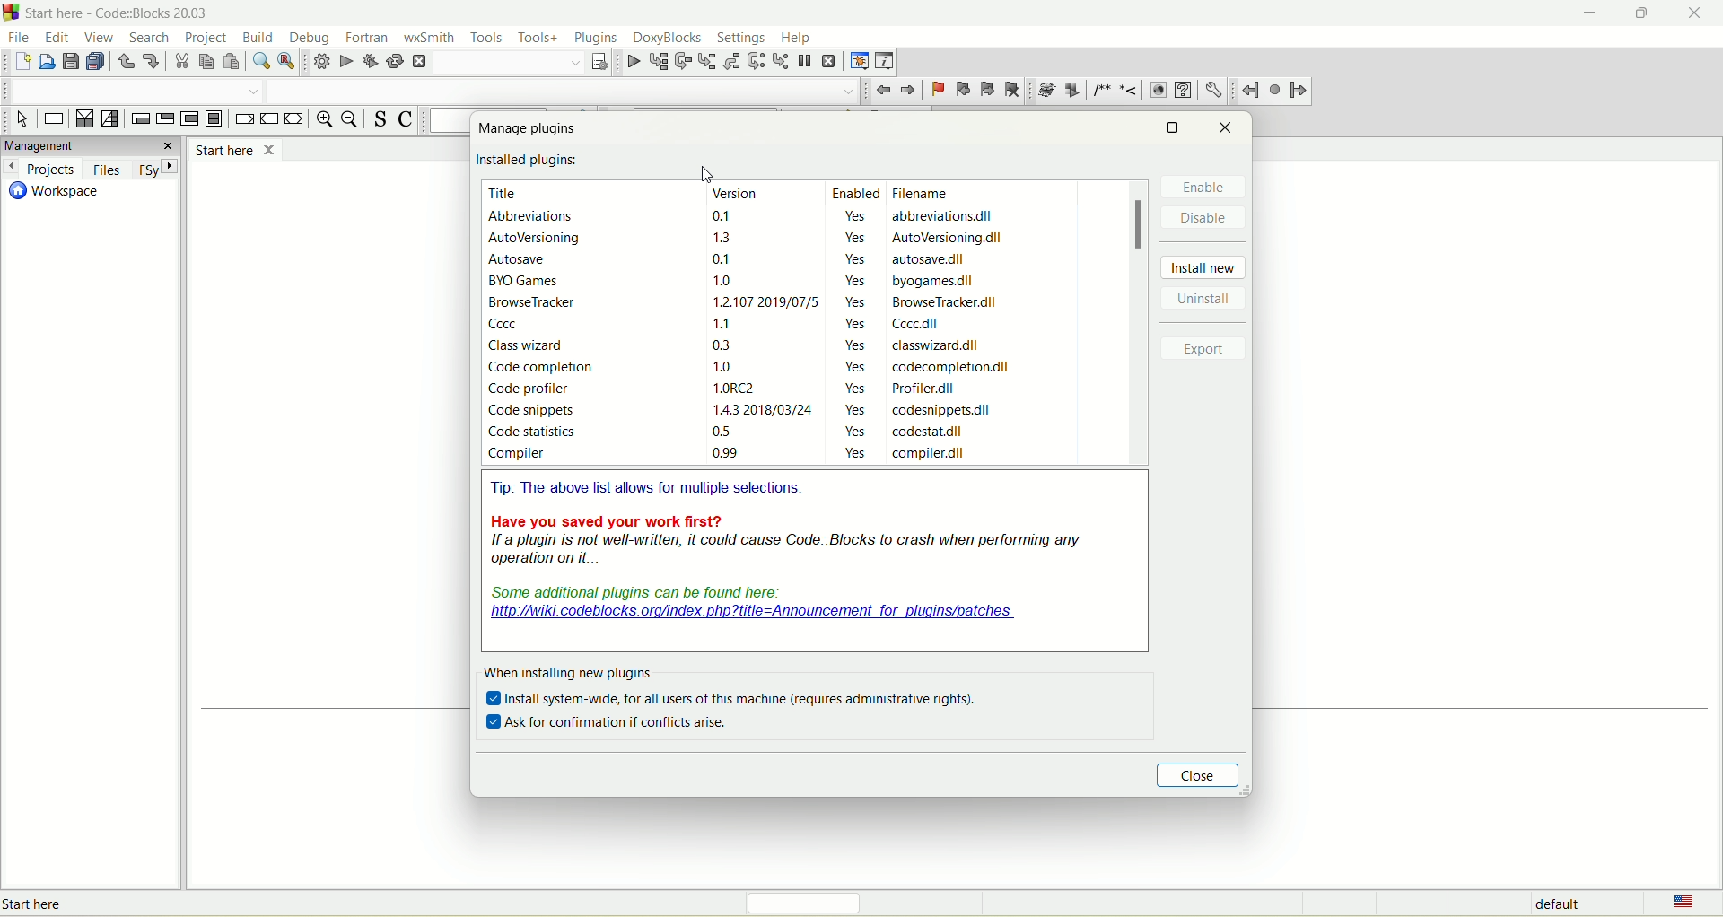 This screenshot has height=917, width=1723. I want to click on Code profiler 1.0RC2 Yes  Profiler.dll, so click(725, 389).